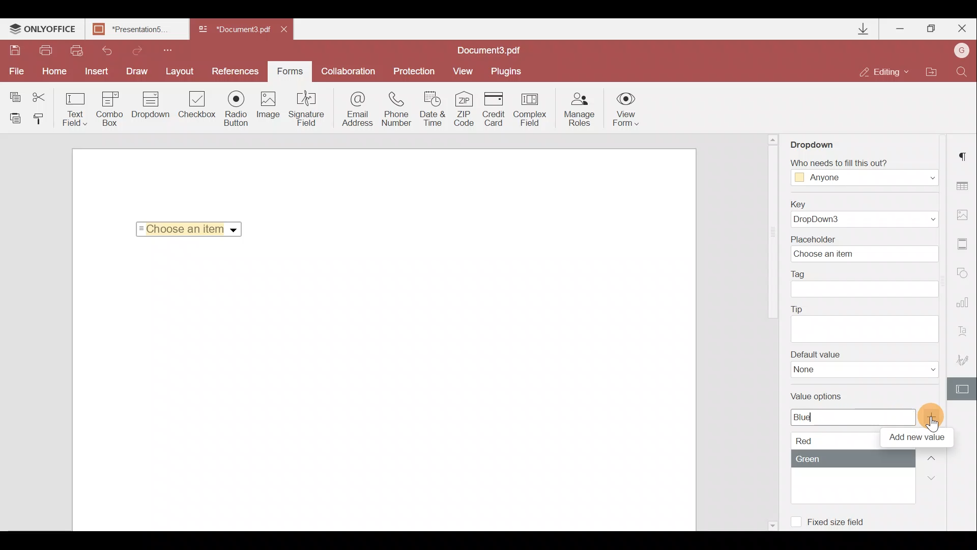  What do you see at coordinates (961, 29) in the screenshot?
I see `Close` at bounding box center [961, 29].